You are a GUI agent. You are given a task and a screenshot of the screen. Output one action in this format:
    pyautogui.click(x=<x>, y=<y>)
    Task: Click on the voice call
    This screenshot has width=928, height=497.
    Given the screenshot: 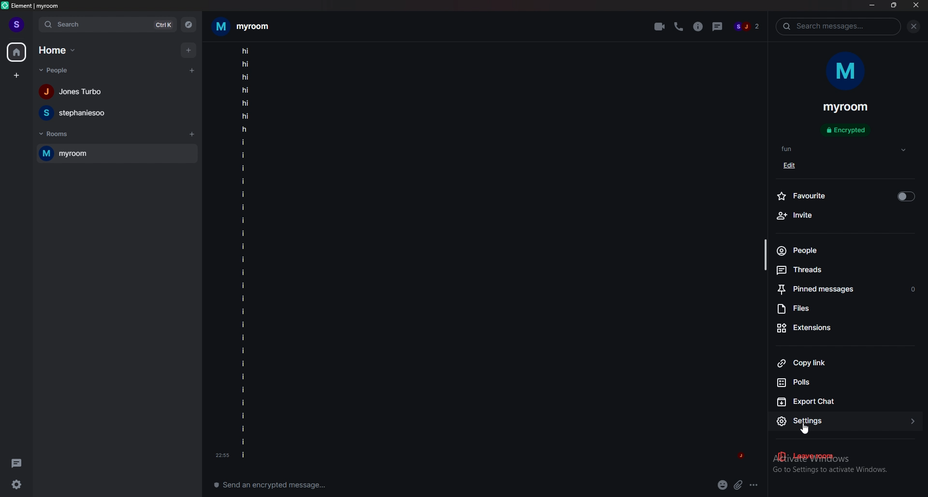 What is the action you would take?
    pyautogui.click(x=678, y=27)
    